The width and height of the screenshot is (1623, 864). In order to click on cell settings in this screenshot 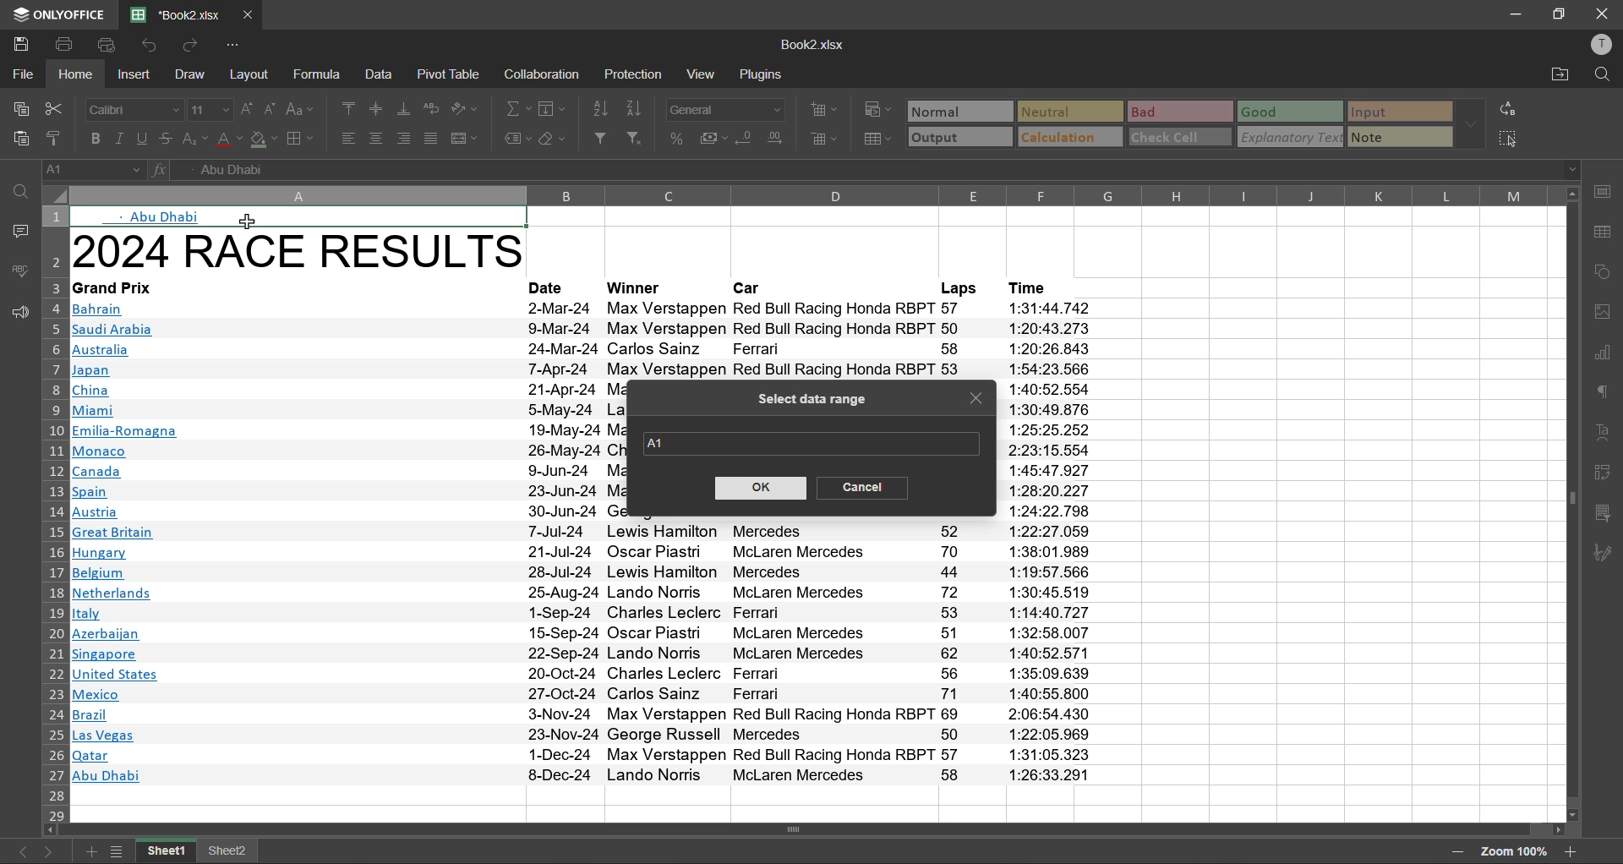, I will do `click(1603, 191)`.